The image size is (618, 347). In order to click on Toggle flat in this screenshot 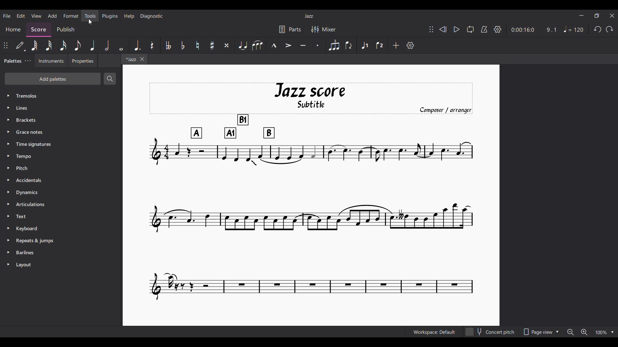, I will do `click(183, 45)`.